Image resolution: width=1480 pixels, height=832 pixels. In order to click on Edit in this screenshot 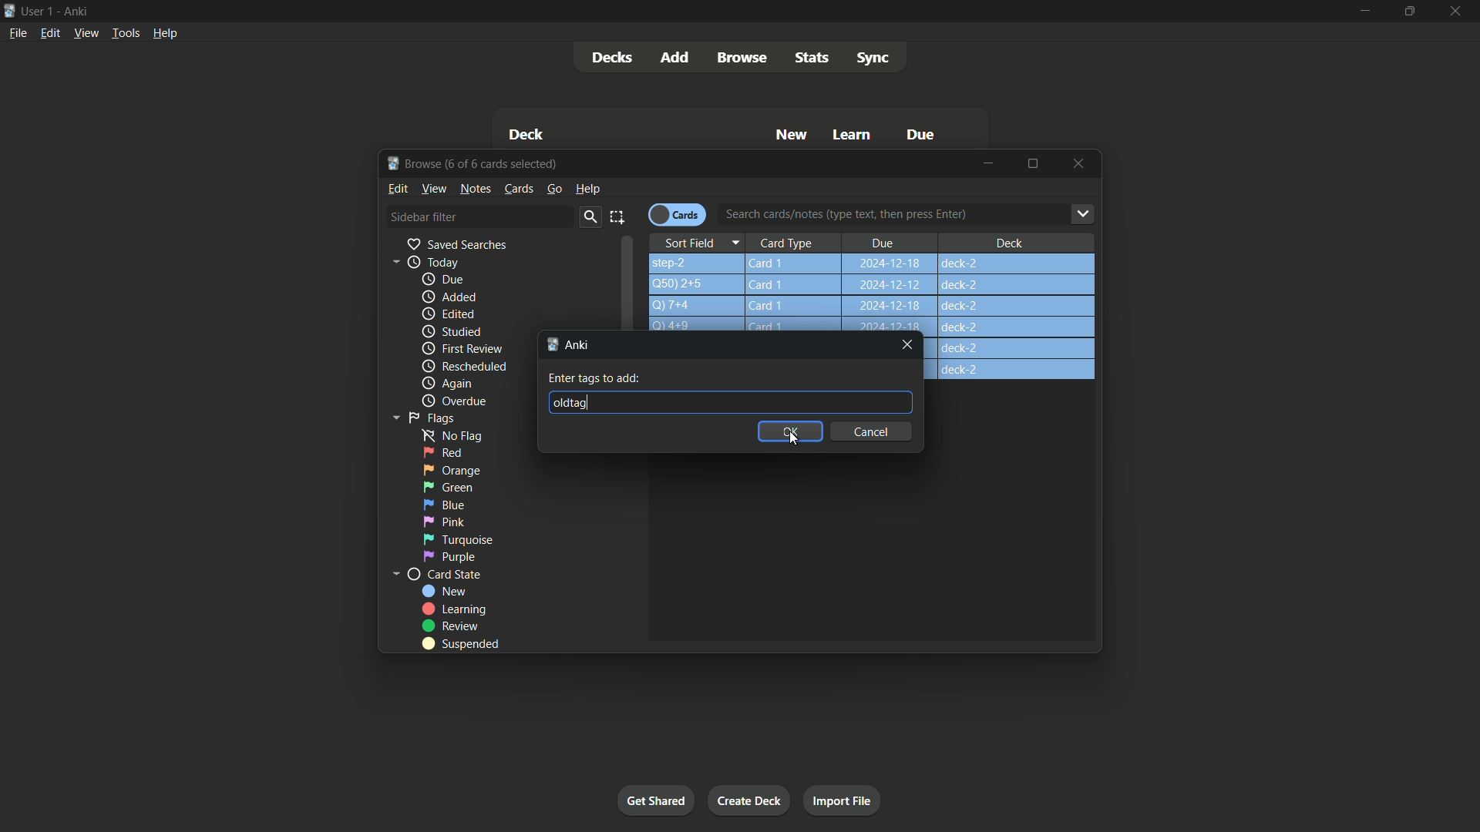, I will do `click(399, 188)`.